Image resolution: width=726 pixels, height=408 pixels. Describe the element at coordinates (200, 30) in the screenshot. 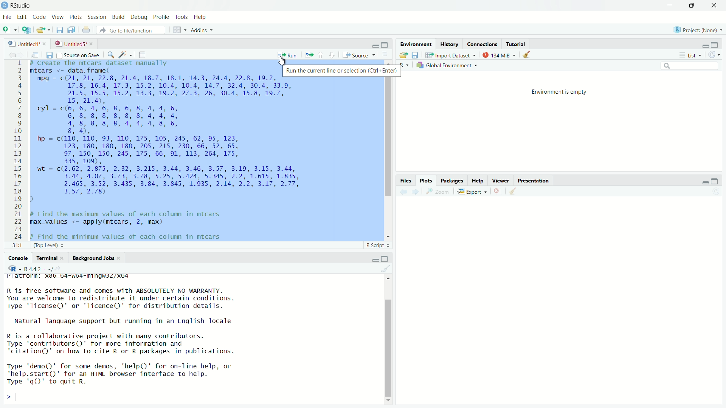

I see `+ Addins +` at that location.